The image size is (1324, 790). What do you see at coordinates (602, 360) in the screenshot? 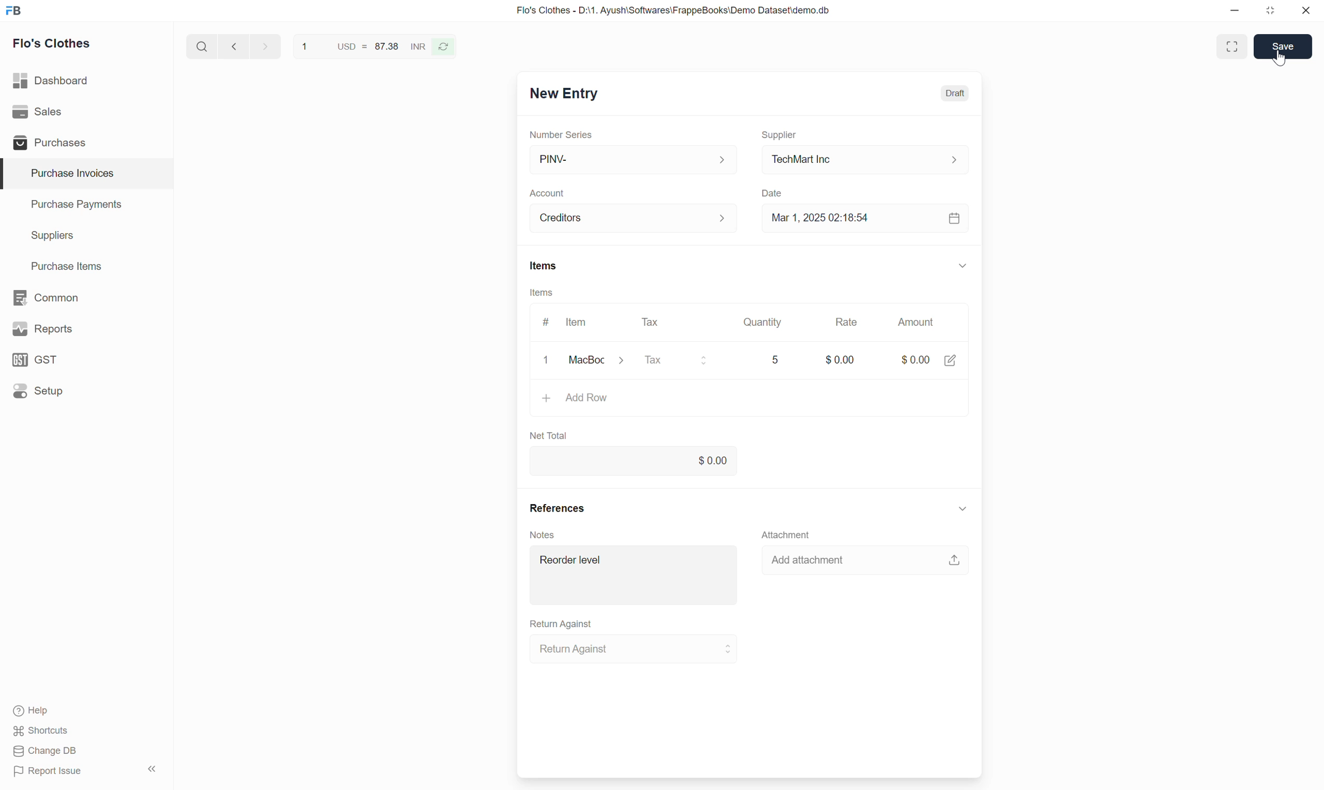
I see `MacBook` at bounding box center [602, 360].